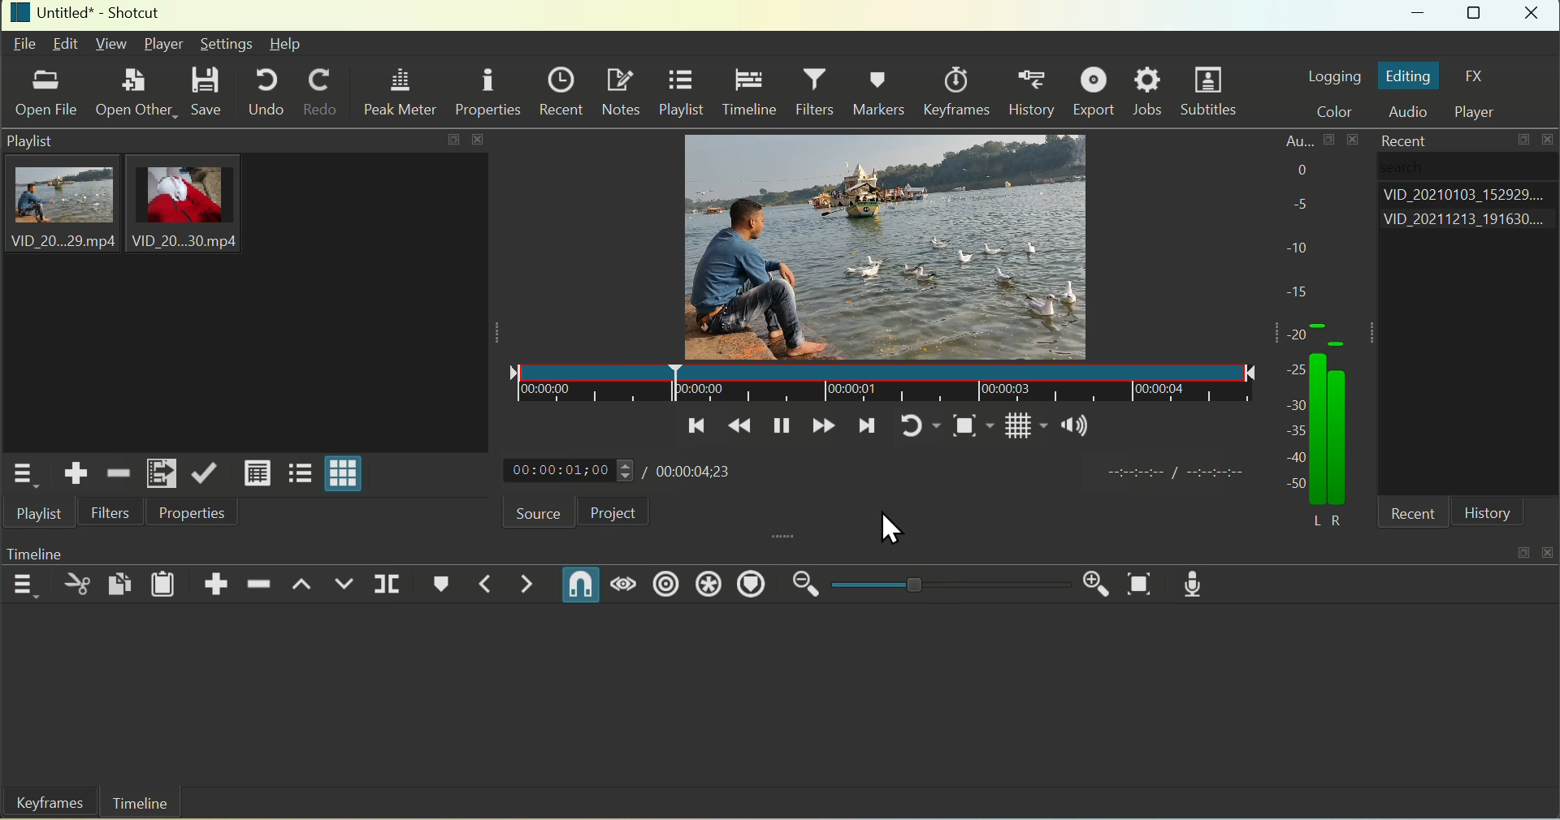 This screenshot has height=820, width=1560. What do you see at coordinates (666, 585) in the screenshot?
I see `Ripple` at bounding box center [666, 585].